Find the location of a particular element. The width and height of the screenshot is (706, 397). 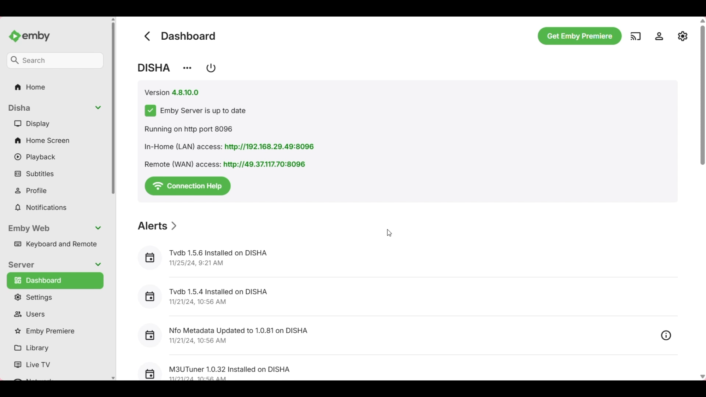

Title of current page  is located at coordinates (189, 36).